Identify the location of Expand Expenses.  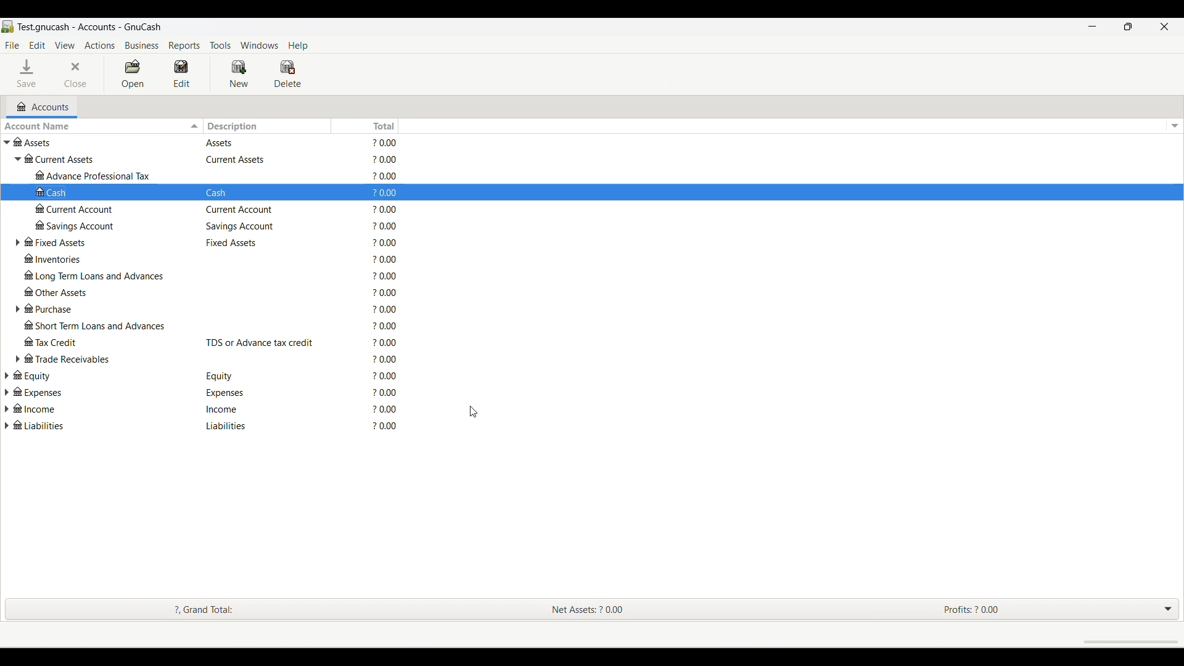
(6, 392).